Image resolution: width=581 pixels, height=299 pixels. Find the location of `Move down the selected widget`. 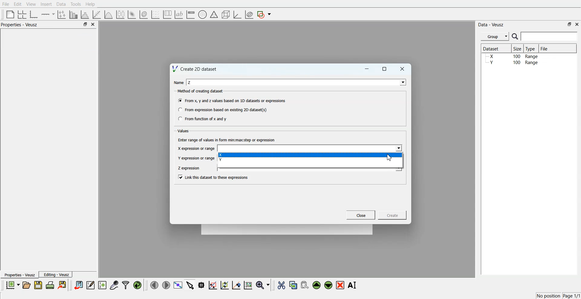

Move down the selected widget is located at coordinates (329, 285).